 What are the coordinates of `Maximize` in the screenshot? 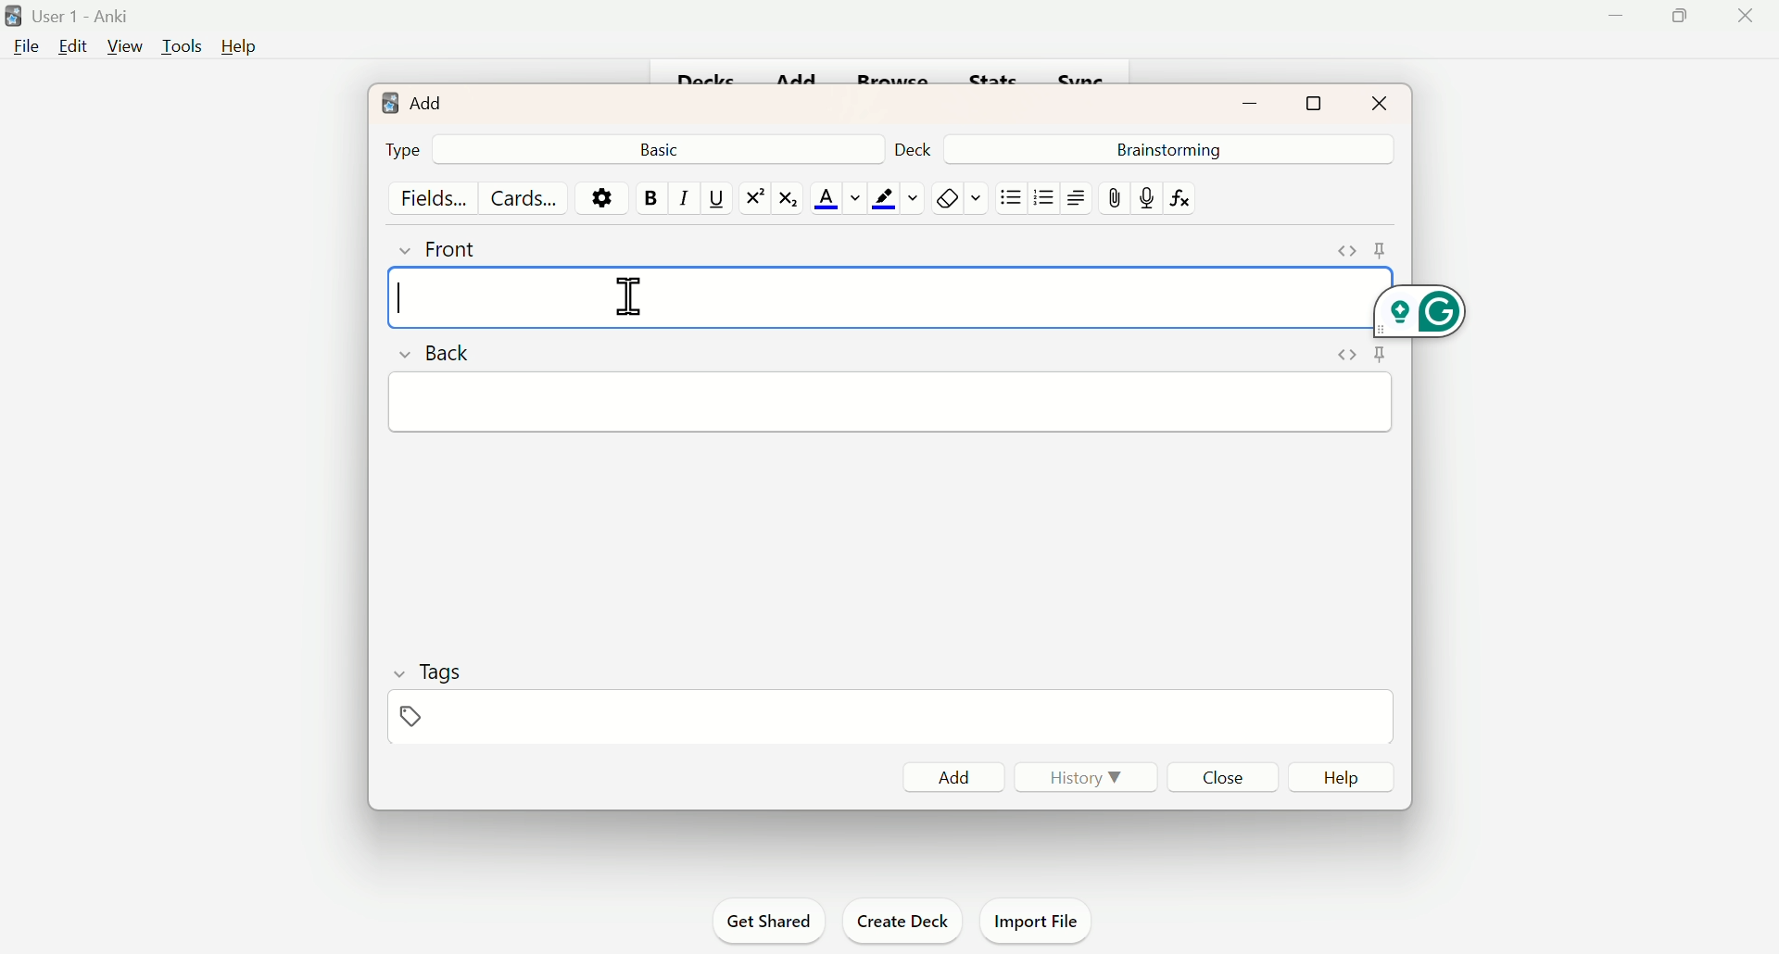 It's located at (1315, 100).